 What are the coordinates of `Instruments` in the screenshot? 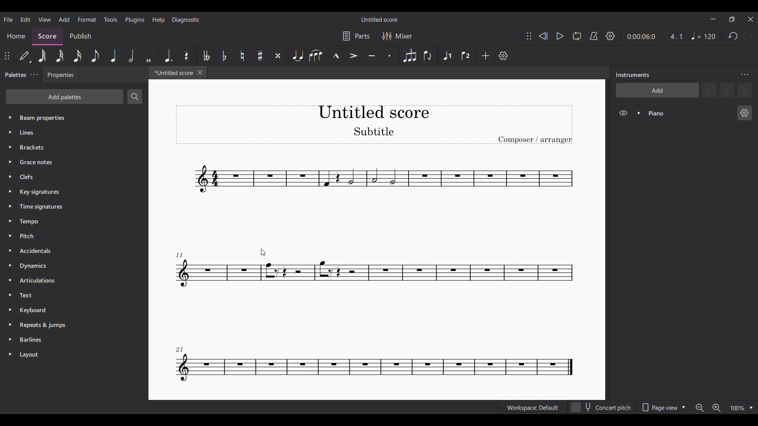 It's located at (632, 75).